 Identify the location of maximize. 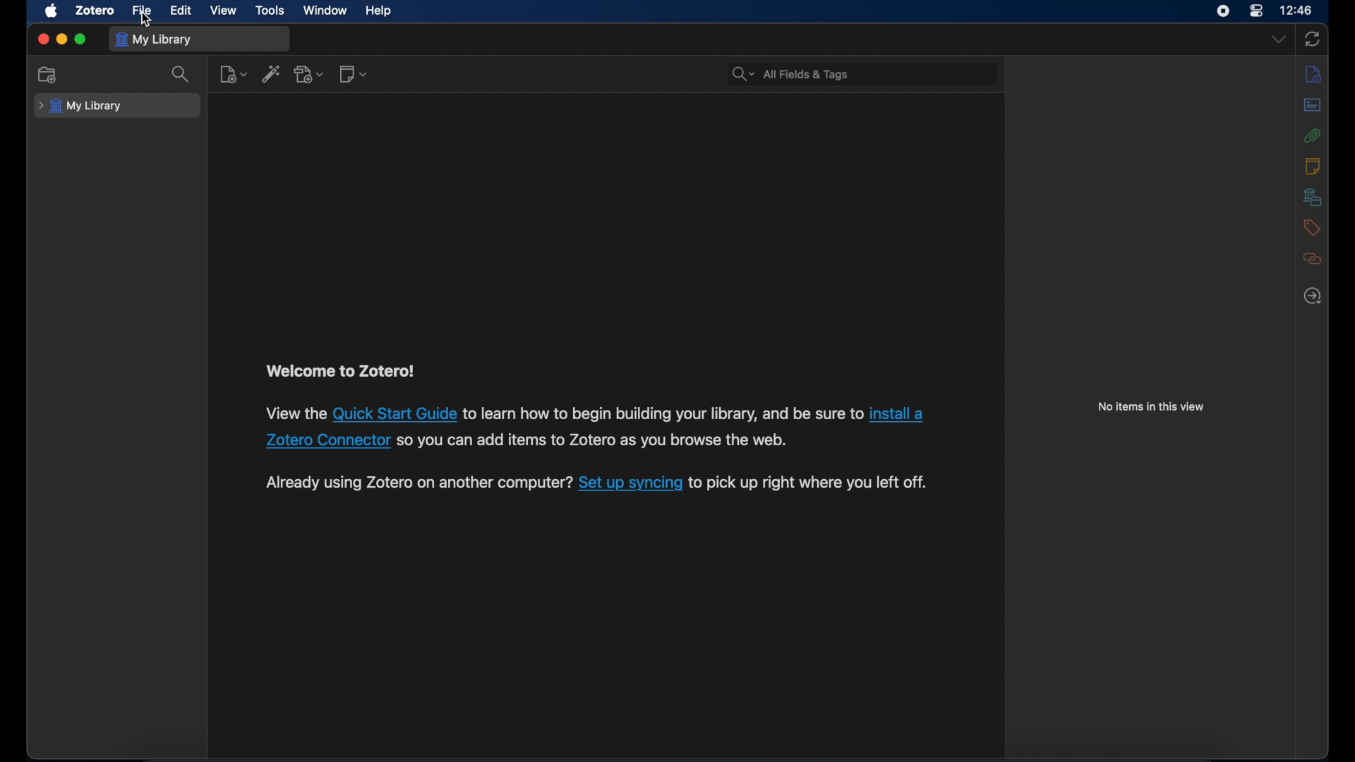
(80, 39).